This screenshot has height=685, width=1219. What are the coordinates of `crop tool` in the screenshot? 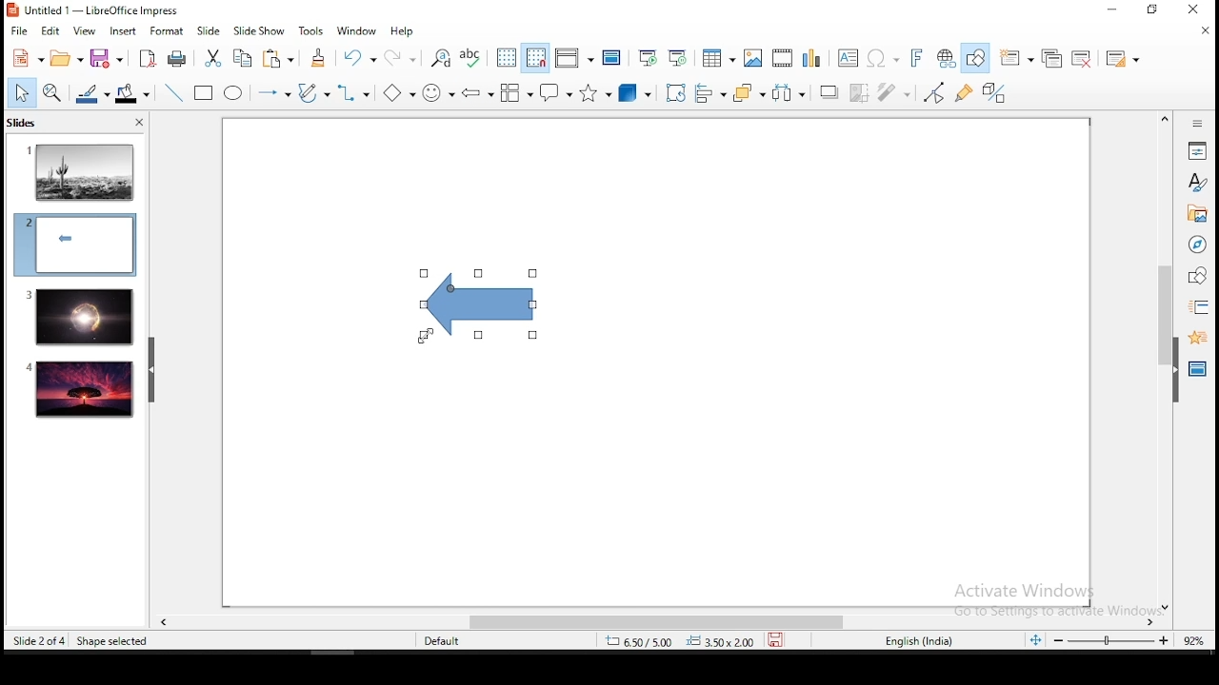 It's located at (676, 93).